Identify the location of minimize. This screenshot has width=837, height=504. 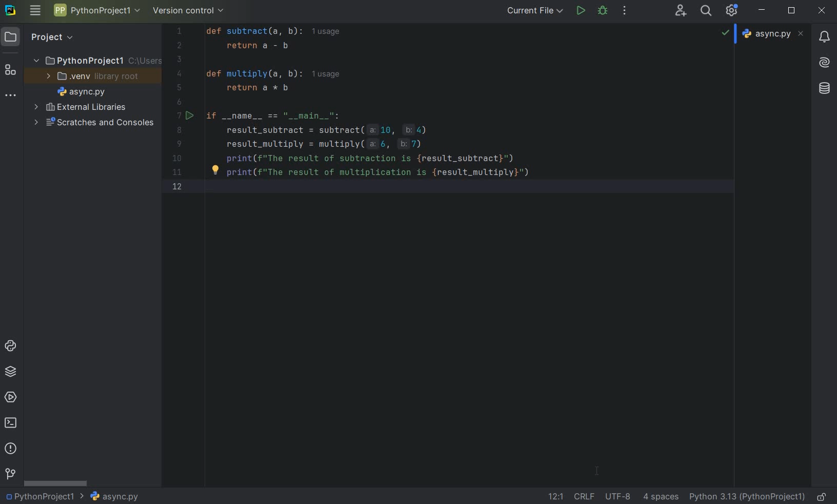
(762, 10).